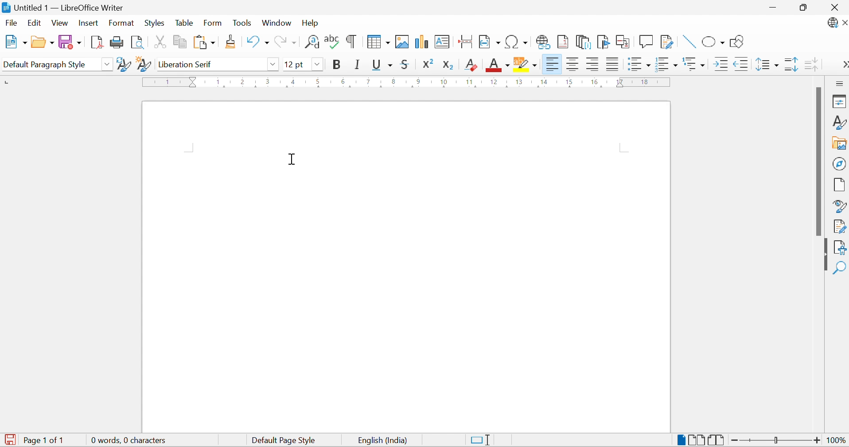 The width and height of the screenshot is (849, 447). I want to click on Toggle Formatting Marks, so click(351, 42).